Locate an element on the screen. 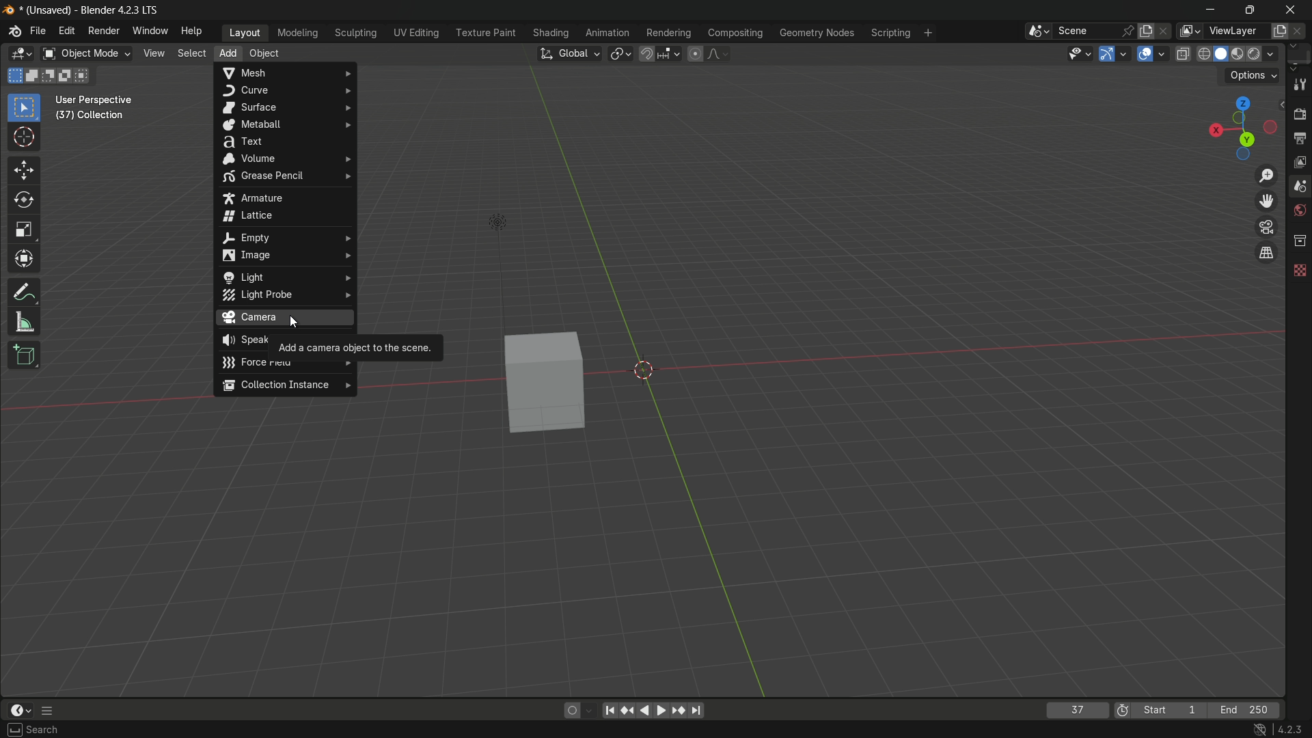 This screenshot has height=738, width=1312. add cube is located at coordinates (25, 355).